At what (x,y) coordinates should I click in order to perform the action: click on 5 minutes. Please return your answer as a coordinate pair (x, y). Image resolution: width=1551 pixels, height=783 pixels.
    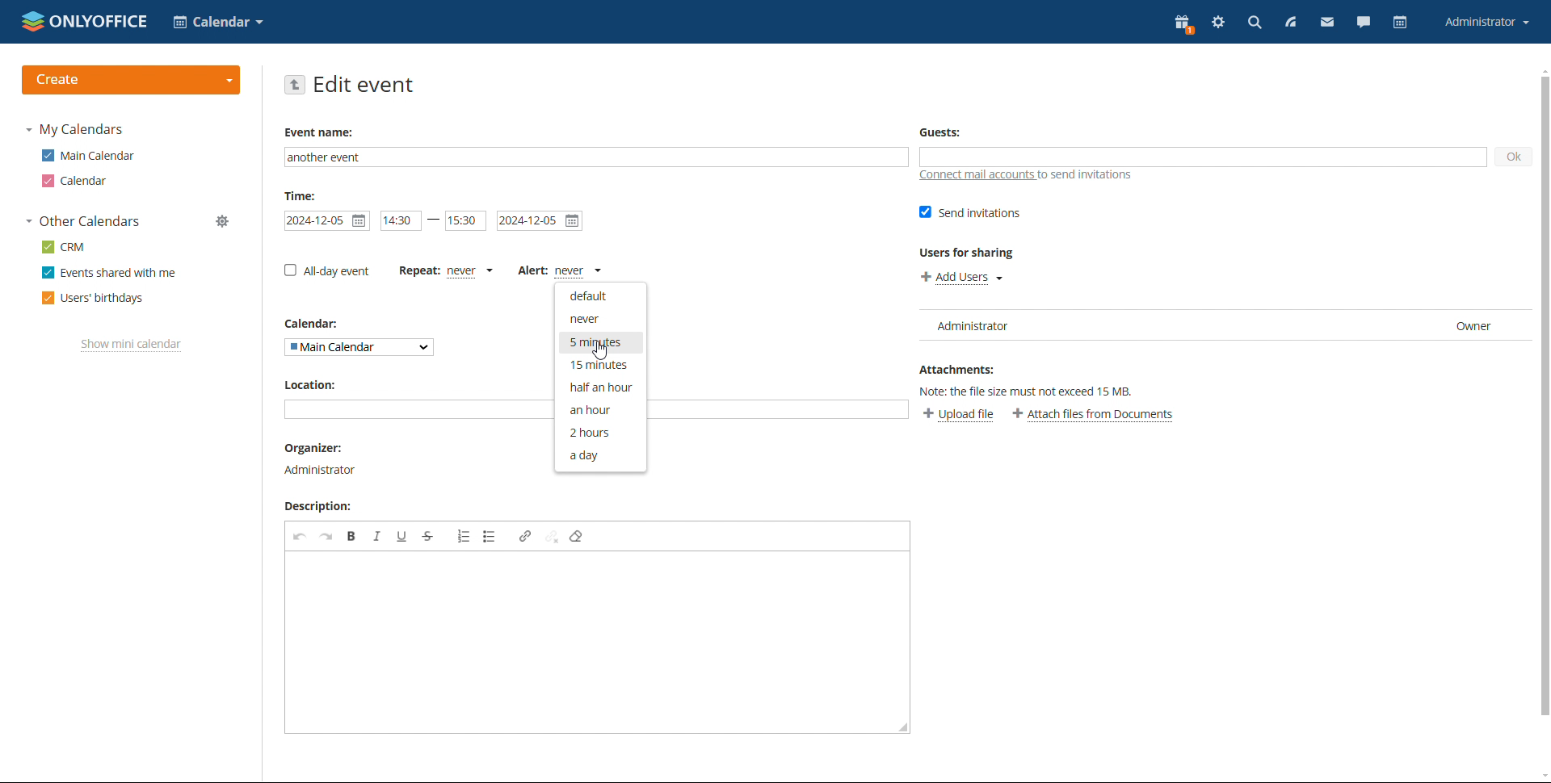
    Looking at the image, I should click on (600, 342).